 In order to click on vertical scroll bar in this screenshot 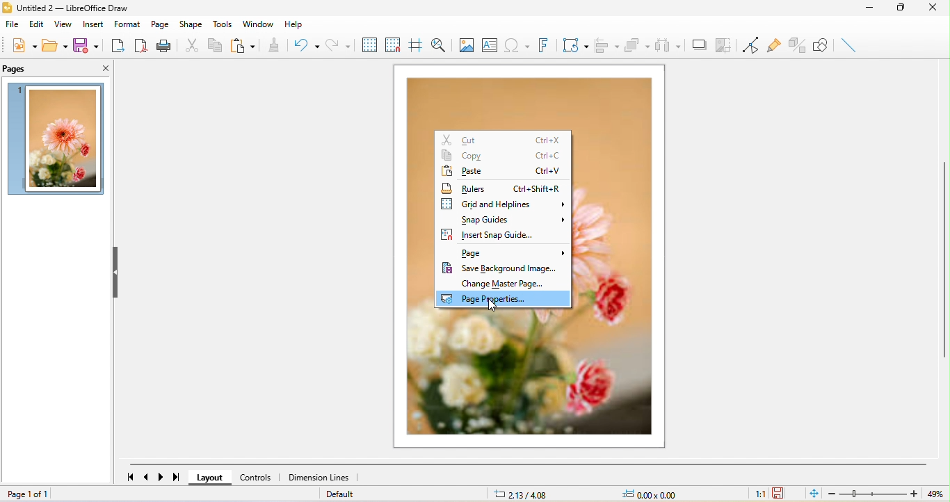, I will do `click(944, 258)`.